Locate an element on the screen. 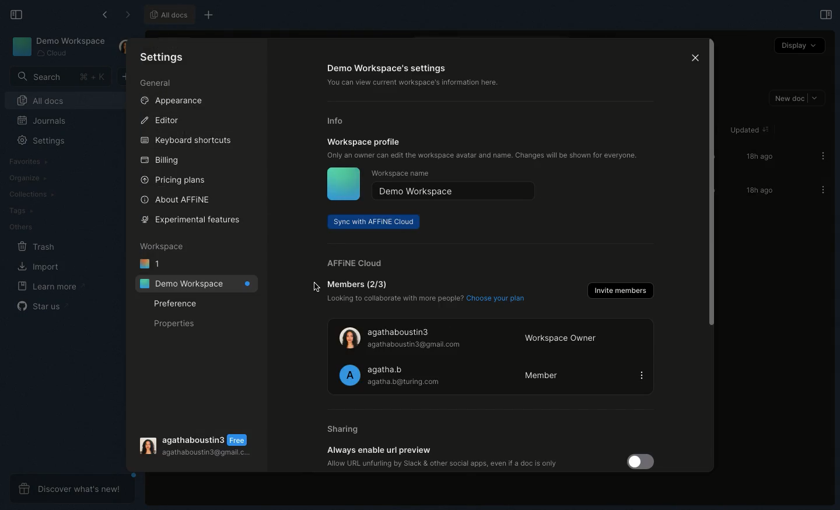 The height and width of the screenshot is (510, 840). Member 2 is located at coordinates (489, 374).